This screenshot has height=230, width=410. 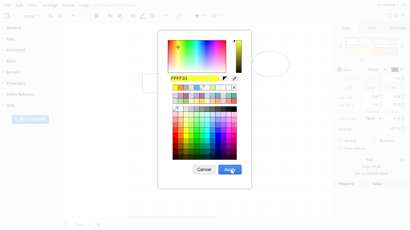 What do you see at coordinates (205, 170) in the screenshot?
I see `Cancel` at bounding box center [205, 170].